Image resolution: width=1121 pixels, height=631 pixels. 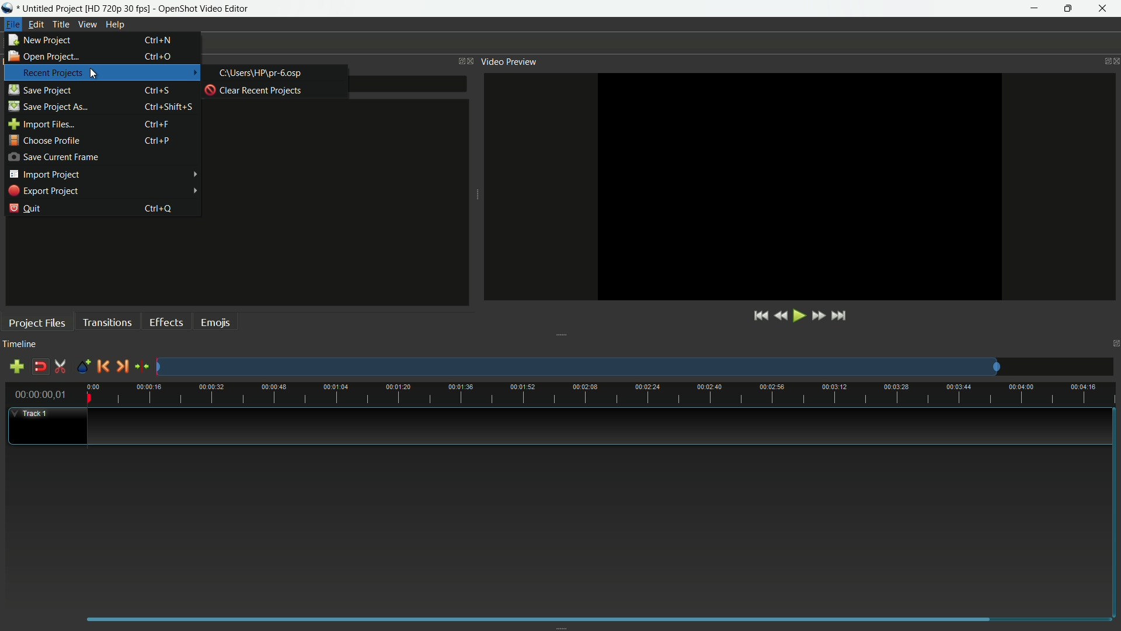 What do you see at coordinates (121, 366) in the screenshot?
I see `next marker` at bounding box center [121, 366].